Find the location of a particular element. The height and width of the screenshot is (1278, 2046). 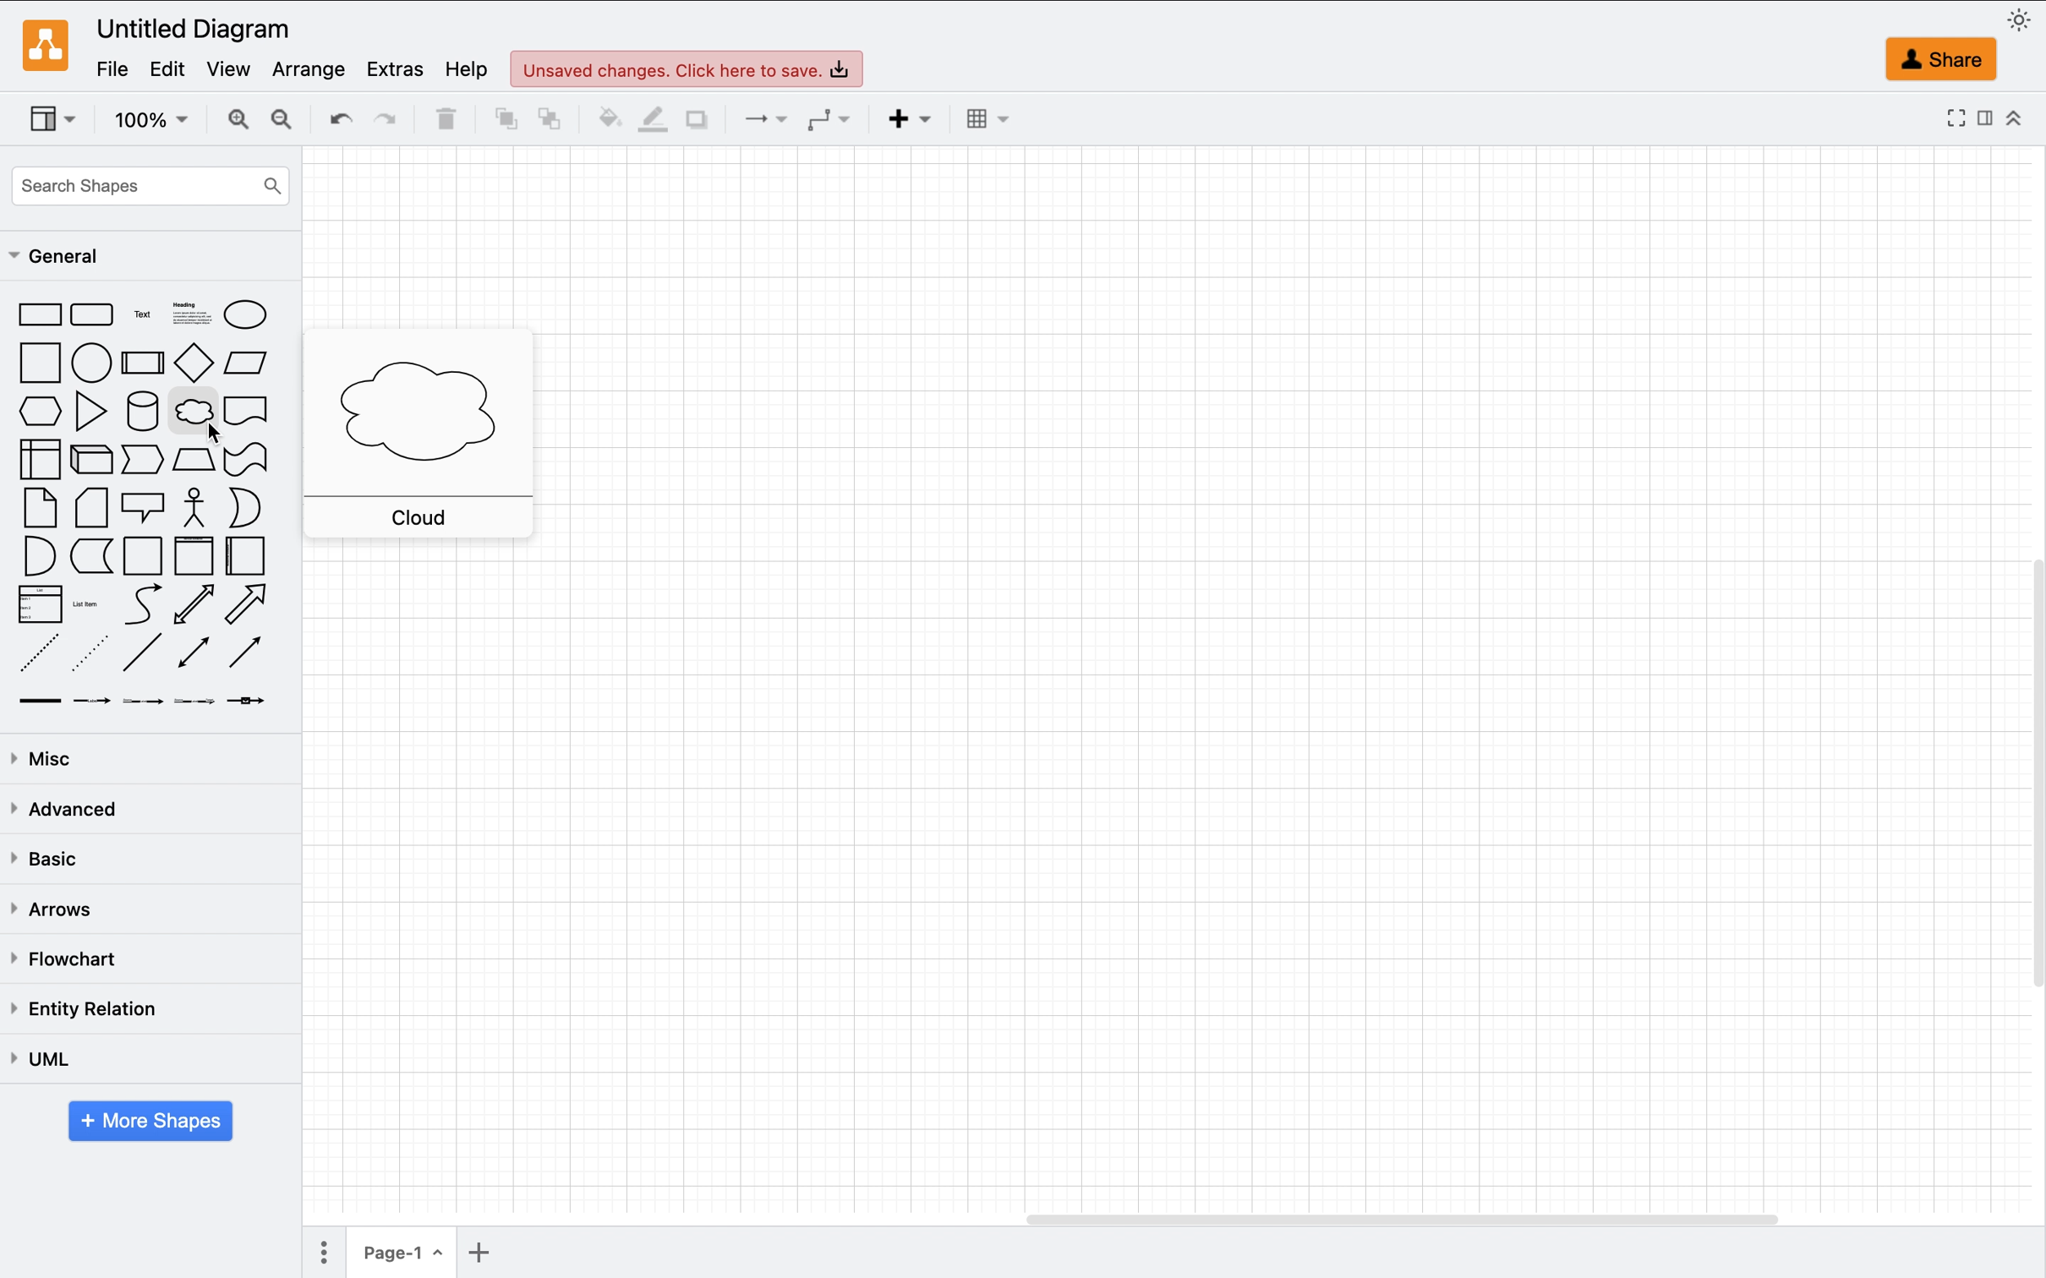

circle is located at coordinates (89, 363).